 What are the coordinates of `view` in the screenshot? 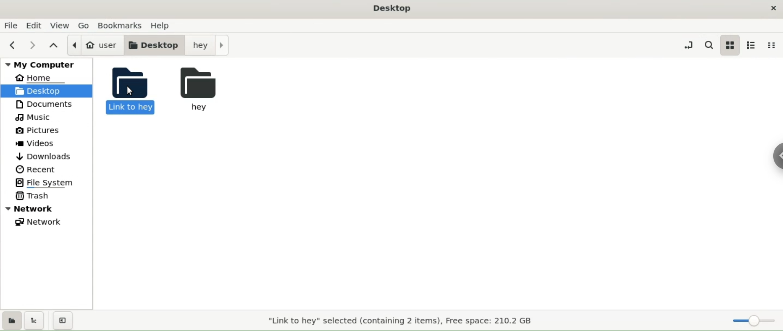 It's located at (61, 25).